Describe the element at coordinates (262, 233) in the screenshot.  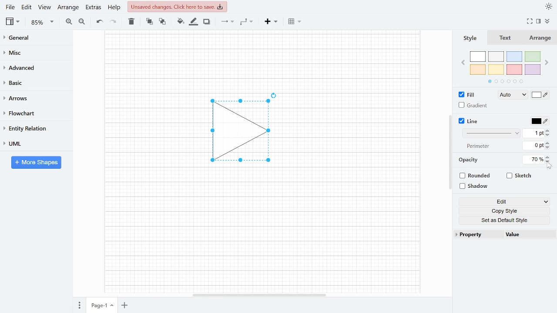
I see `workspace` at that location.